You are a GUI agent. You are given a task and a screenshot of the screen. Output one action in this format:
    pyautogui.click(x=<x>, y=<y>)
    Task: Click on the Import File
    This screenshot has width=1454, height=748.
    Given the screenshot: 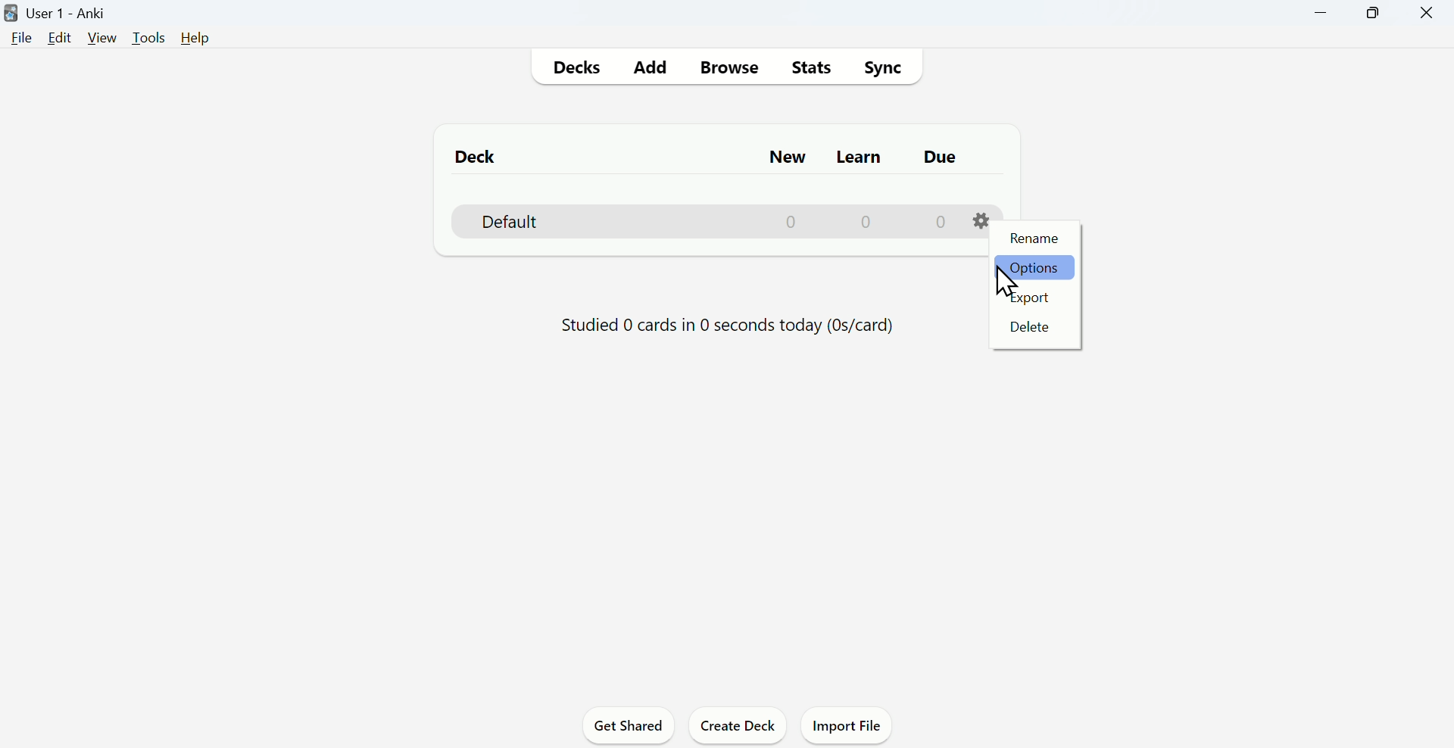 What is the action you would take?
    pyautogui.click(x=856, y=729)
    